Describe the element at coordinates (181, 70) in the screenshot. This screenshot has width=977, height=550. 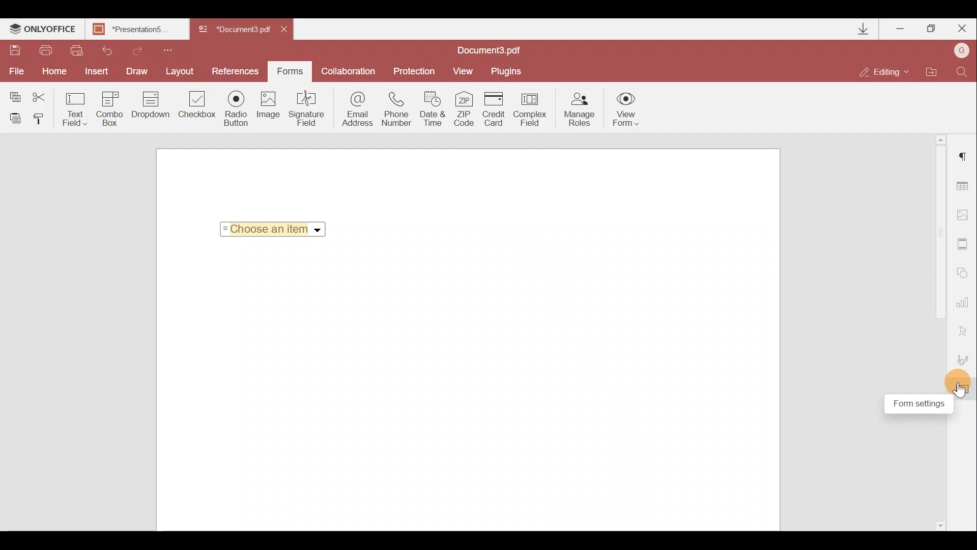
I see `Layout` at that location.